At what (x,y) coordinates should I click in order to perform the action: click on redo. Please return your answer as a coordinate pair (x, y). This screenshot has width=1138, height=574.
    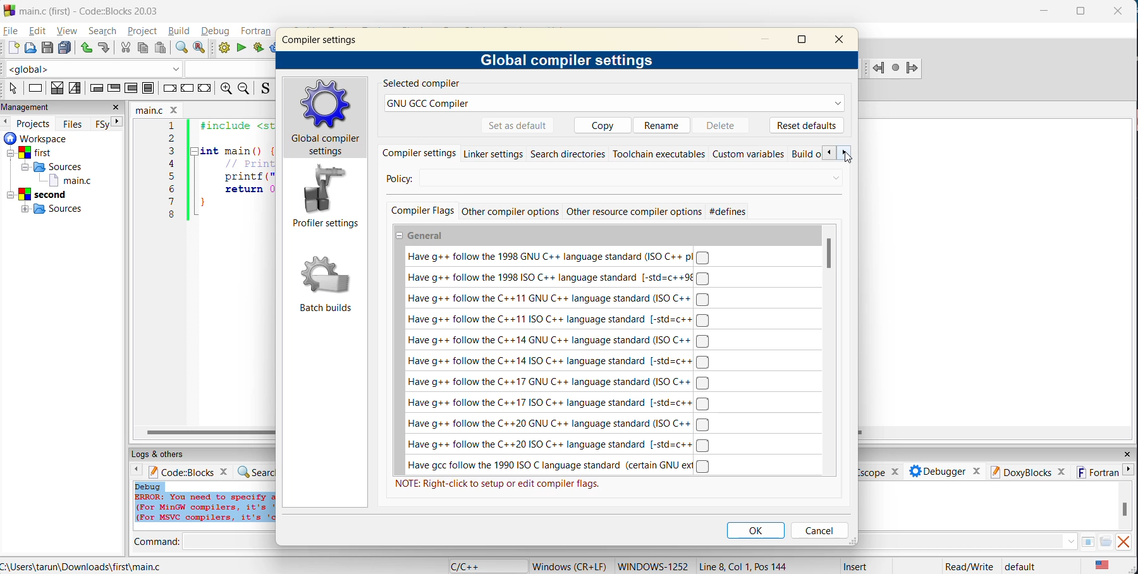
    Looking at the image, I should click on (104, 49).